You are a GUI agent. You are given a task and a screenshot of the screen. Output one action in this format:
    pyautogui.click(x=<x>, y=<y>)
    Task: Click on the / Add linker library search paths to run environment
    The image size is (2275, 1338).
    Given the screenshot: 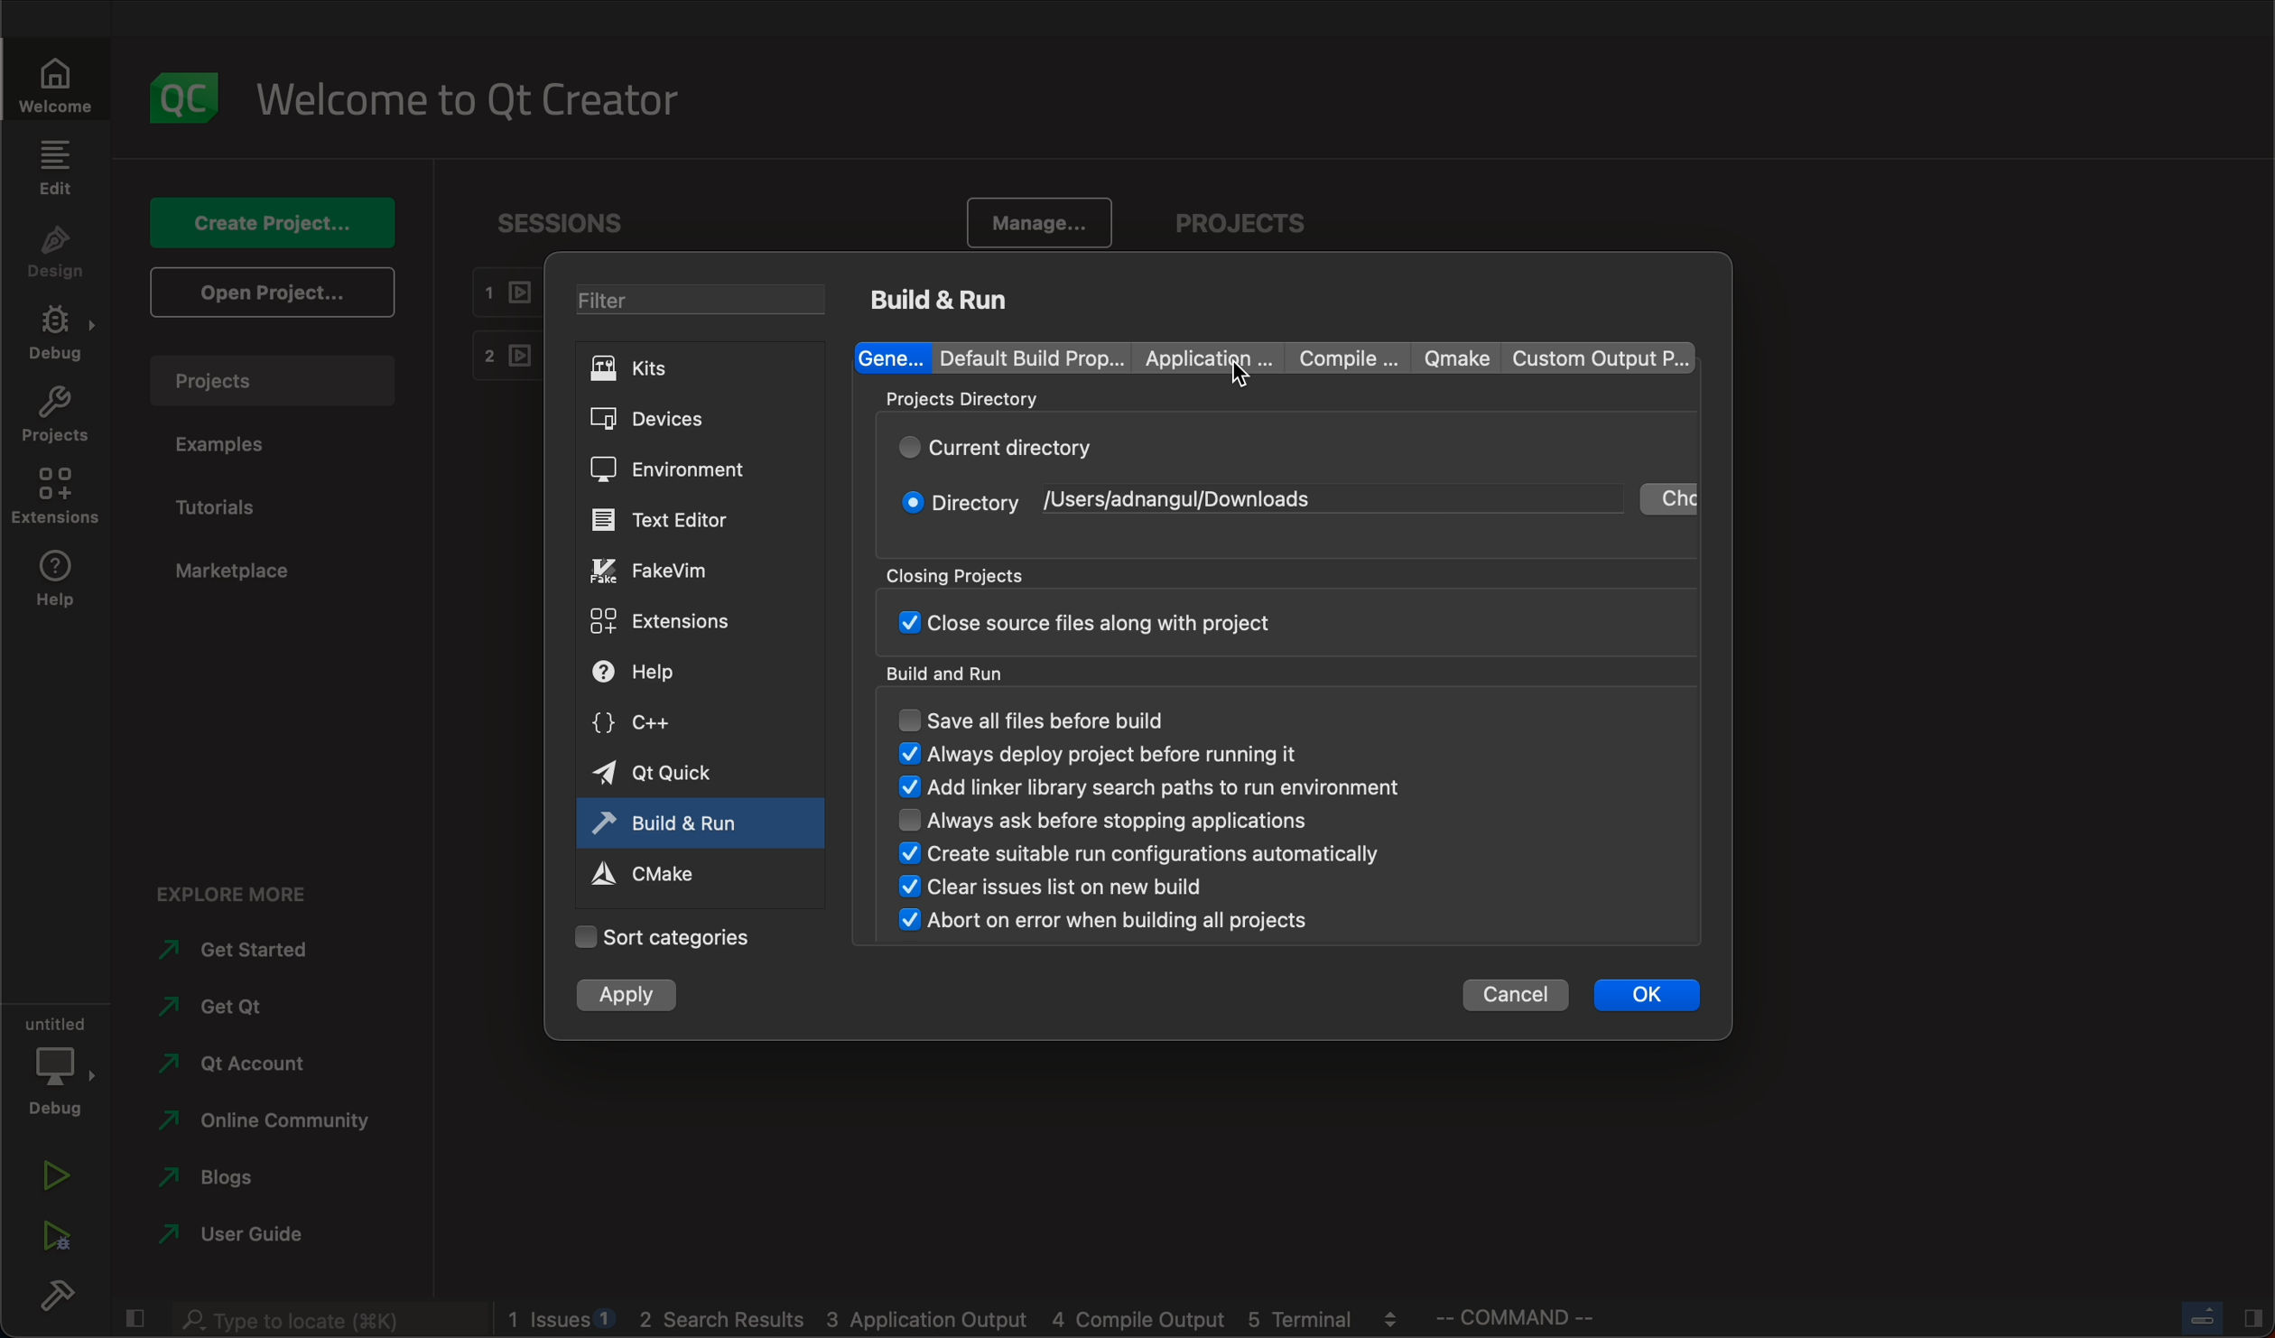 What is the action you would take?
    pyautogui.click(x=1152, y=787)
    